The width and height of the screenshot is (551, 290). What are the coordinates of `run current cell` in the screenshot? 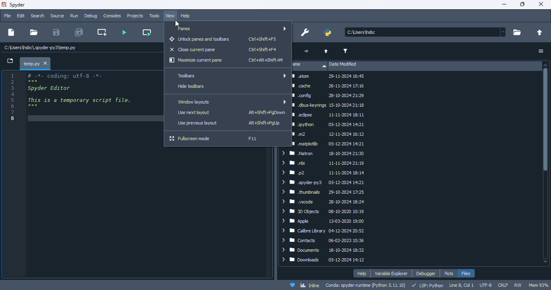 It's located at (147, 32).